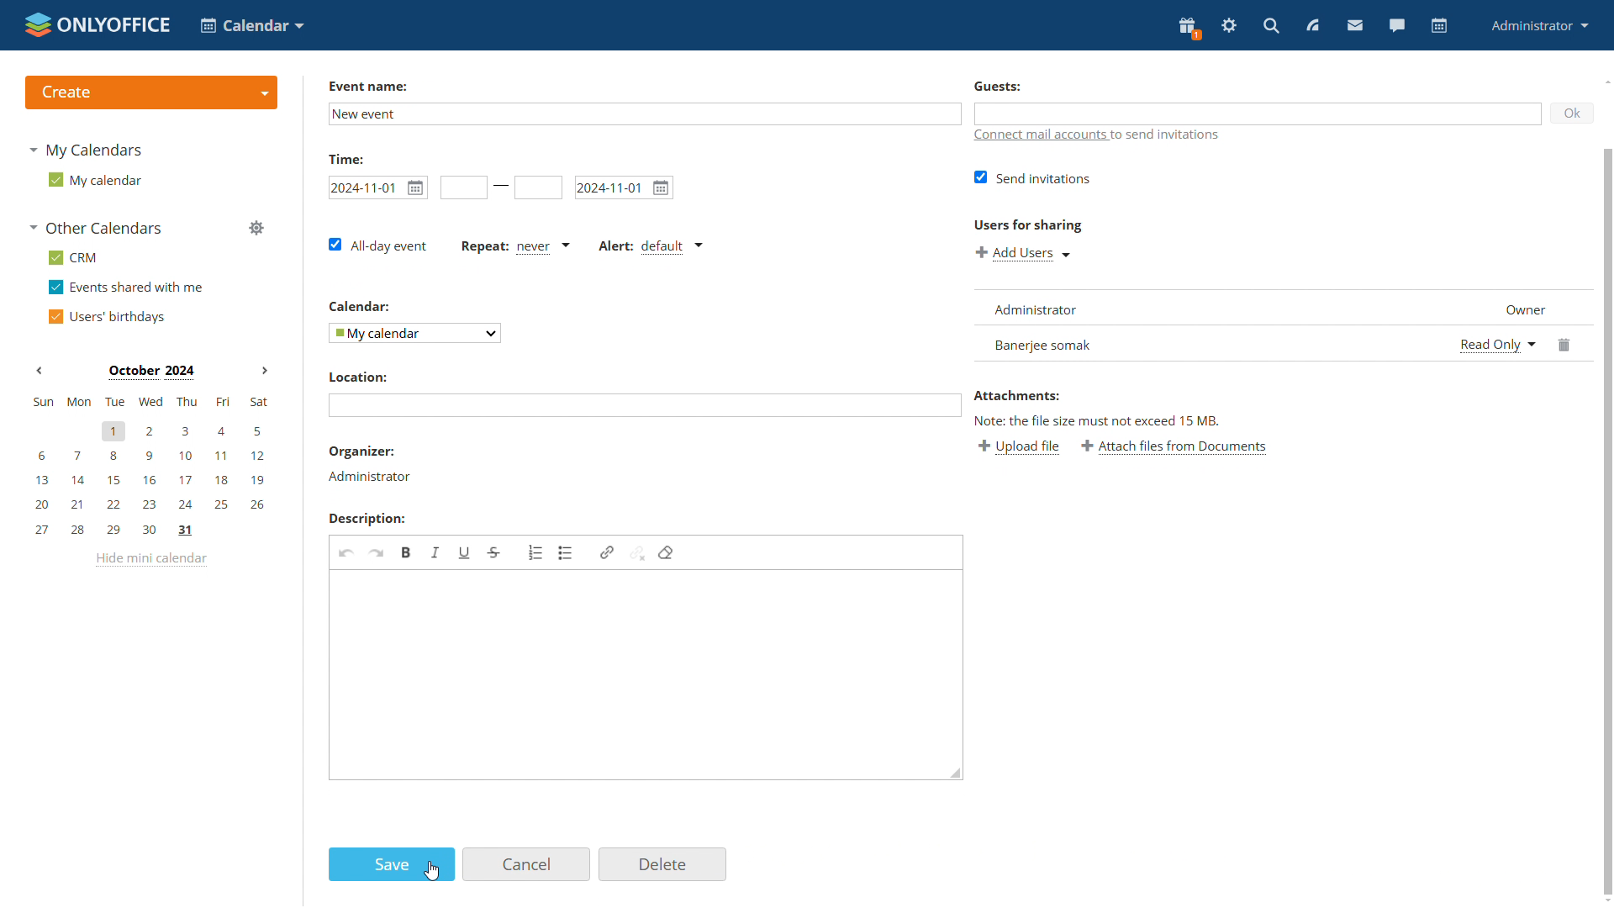  Describe the element at coordinates (377, 187) in the screenshot. I see `start date` at that location.